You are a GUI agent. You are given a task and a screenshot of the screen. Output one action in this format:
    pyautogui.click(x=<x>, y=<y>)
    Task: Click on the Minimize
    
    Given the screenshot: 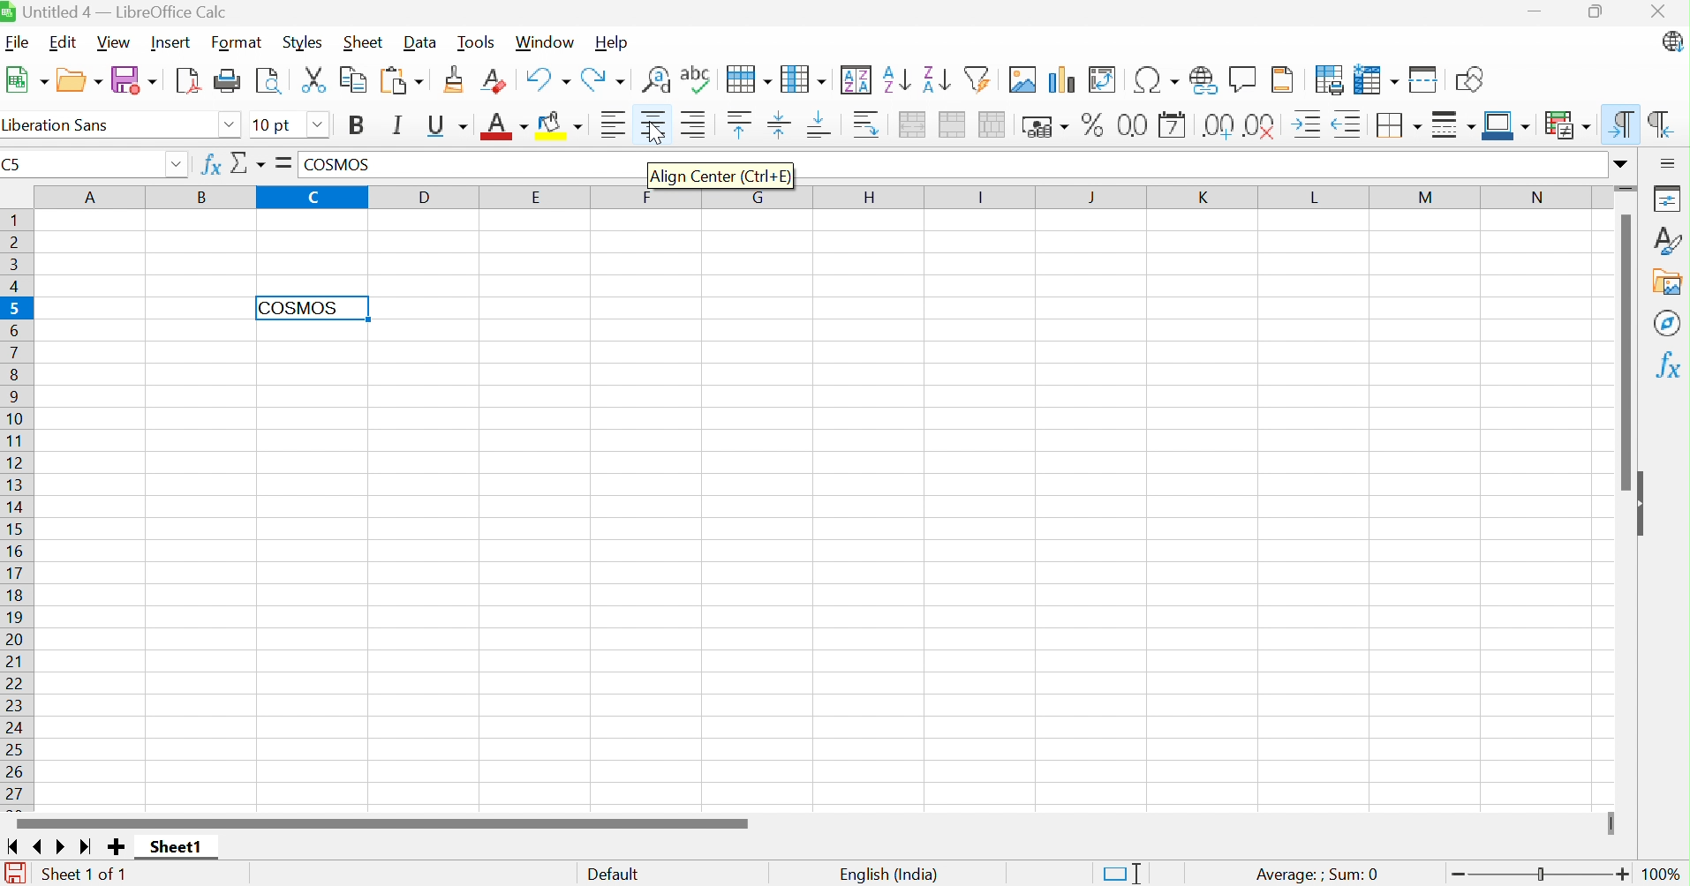 What is the action you would take?
    pyautogui.click(x=1543, y=11)
    